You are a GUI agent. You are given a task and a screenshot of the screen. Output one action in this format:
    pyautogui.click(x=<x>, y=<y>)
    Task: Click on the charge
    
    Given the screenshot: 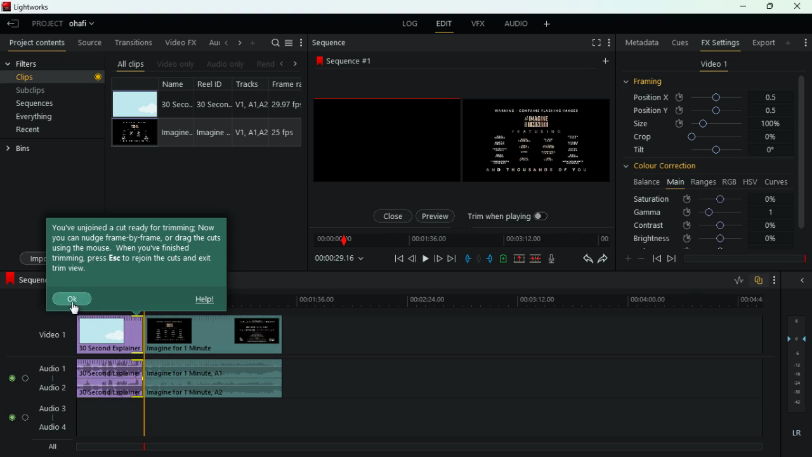 What is the action you would take?
    pyautogui.click(x=504, y=259)
    